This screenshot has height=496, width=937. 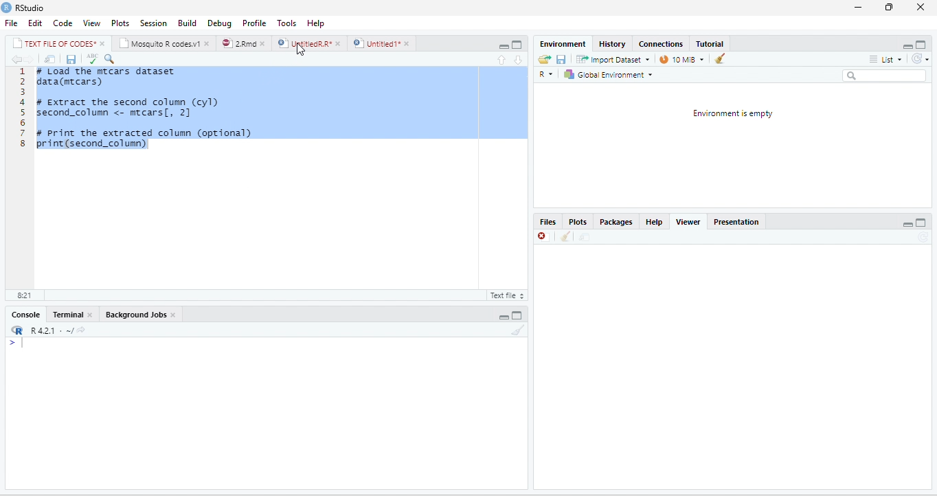 What do you see at coordinates (315, 22) in the screenshot?
I see `help` at bounding box center [315, 22].